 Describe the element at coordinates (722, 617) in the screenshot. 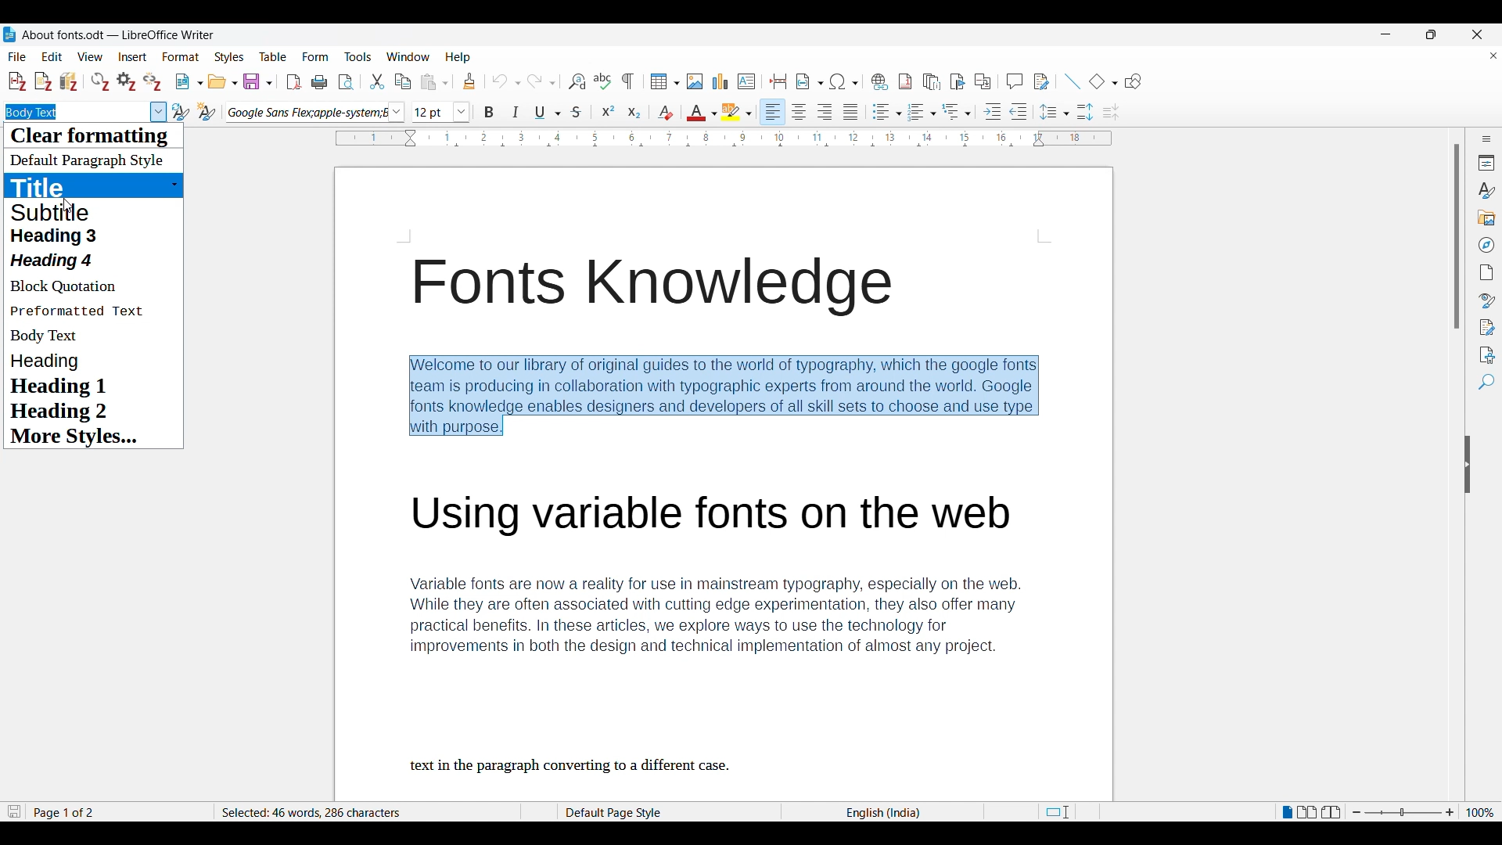

I see `Variable fonts description` at that location.